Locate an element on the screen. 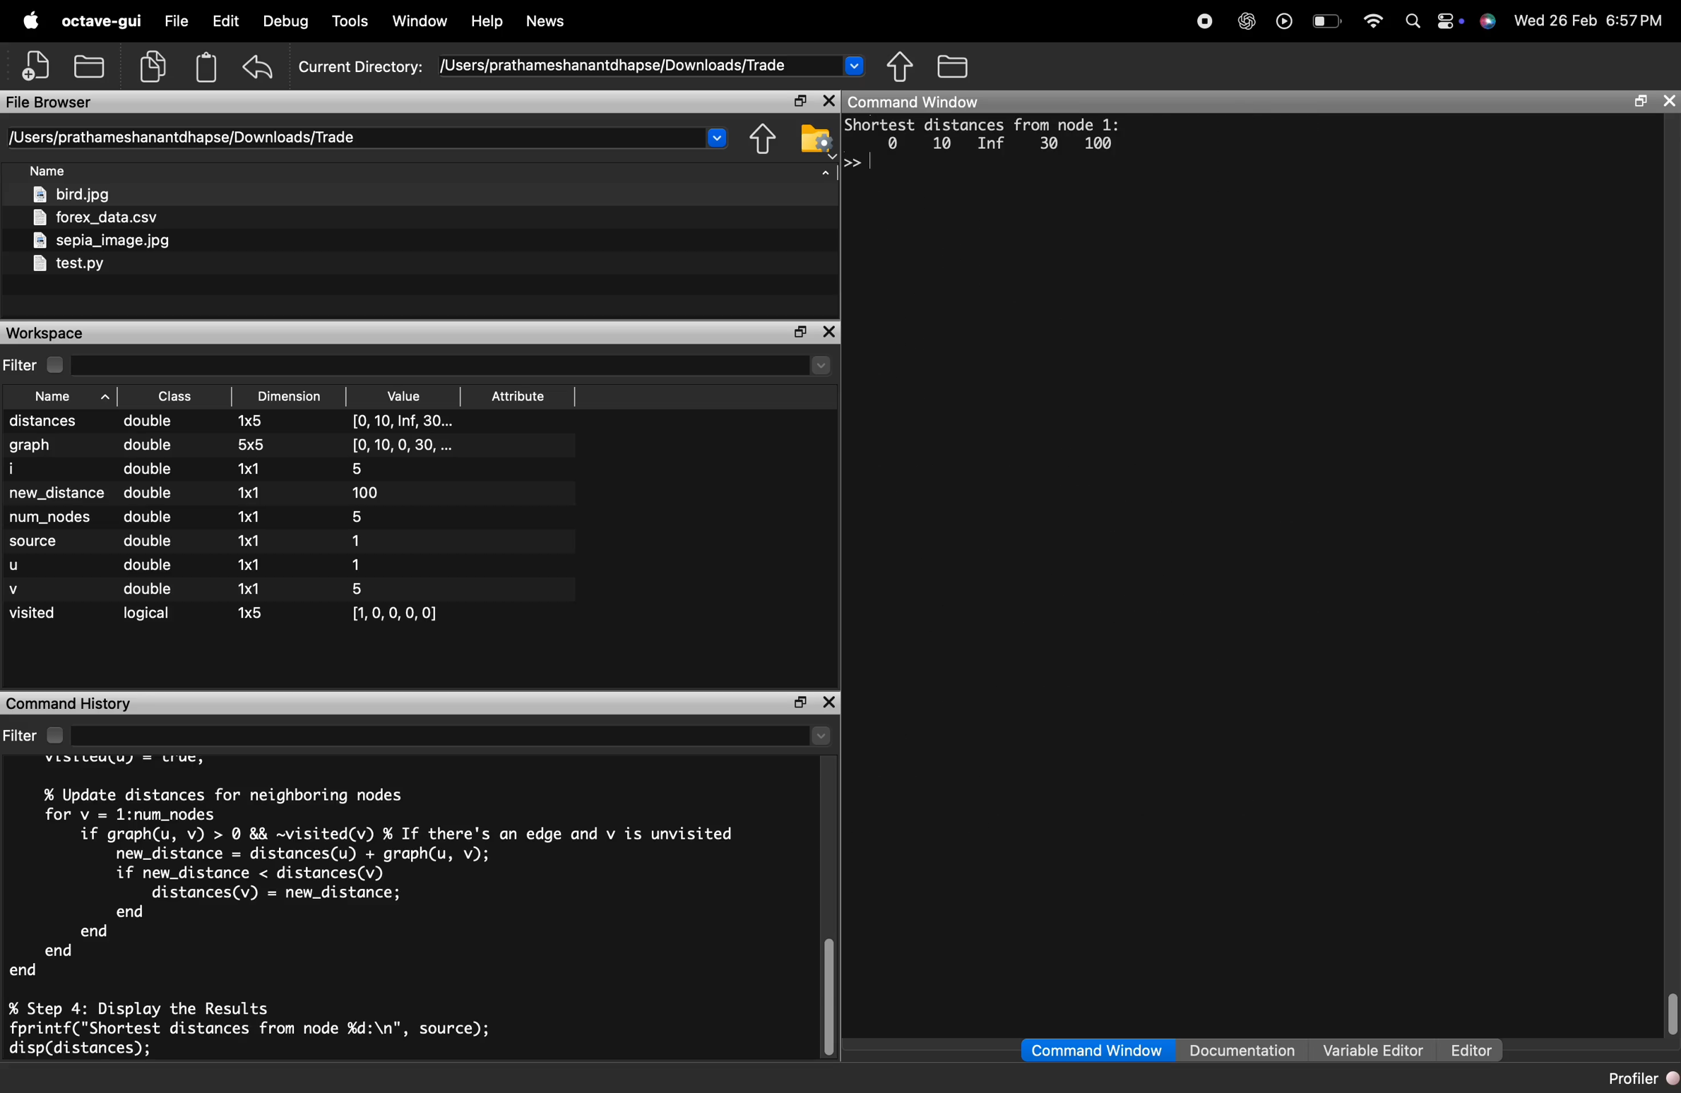 The width and height of the screenshot is (1681, 1093). sort by class is located at coordinates (177, 398).